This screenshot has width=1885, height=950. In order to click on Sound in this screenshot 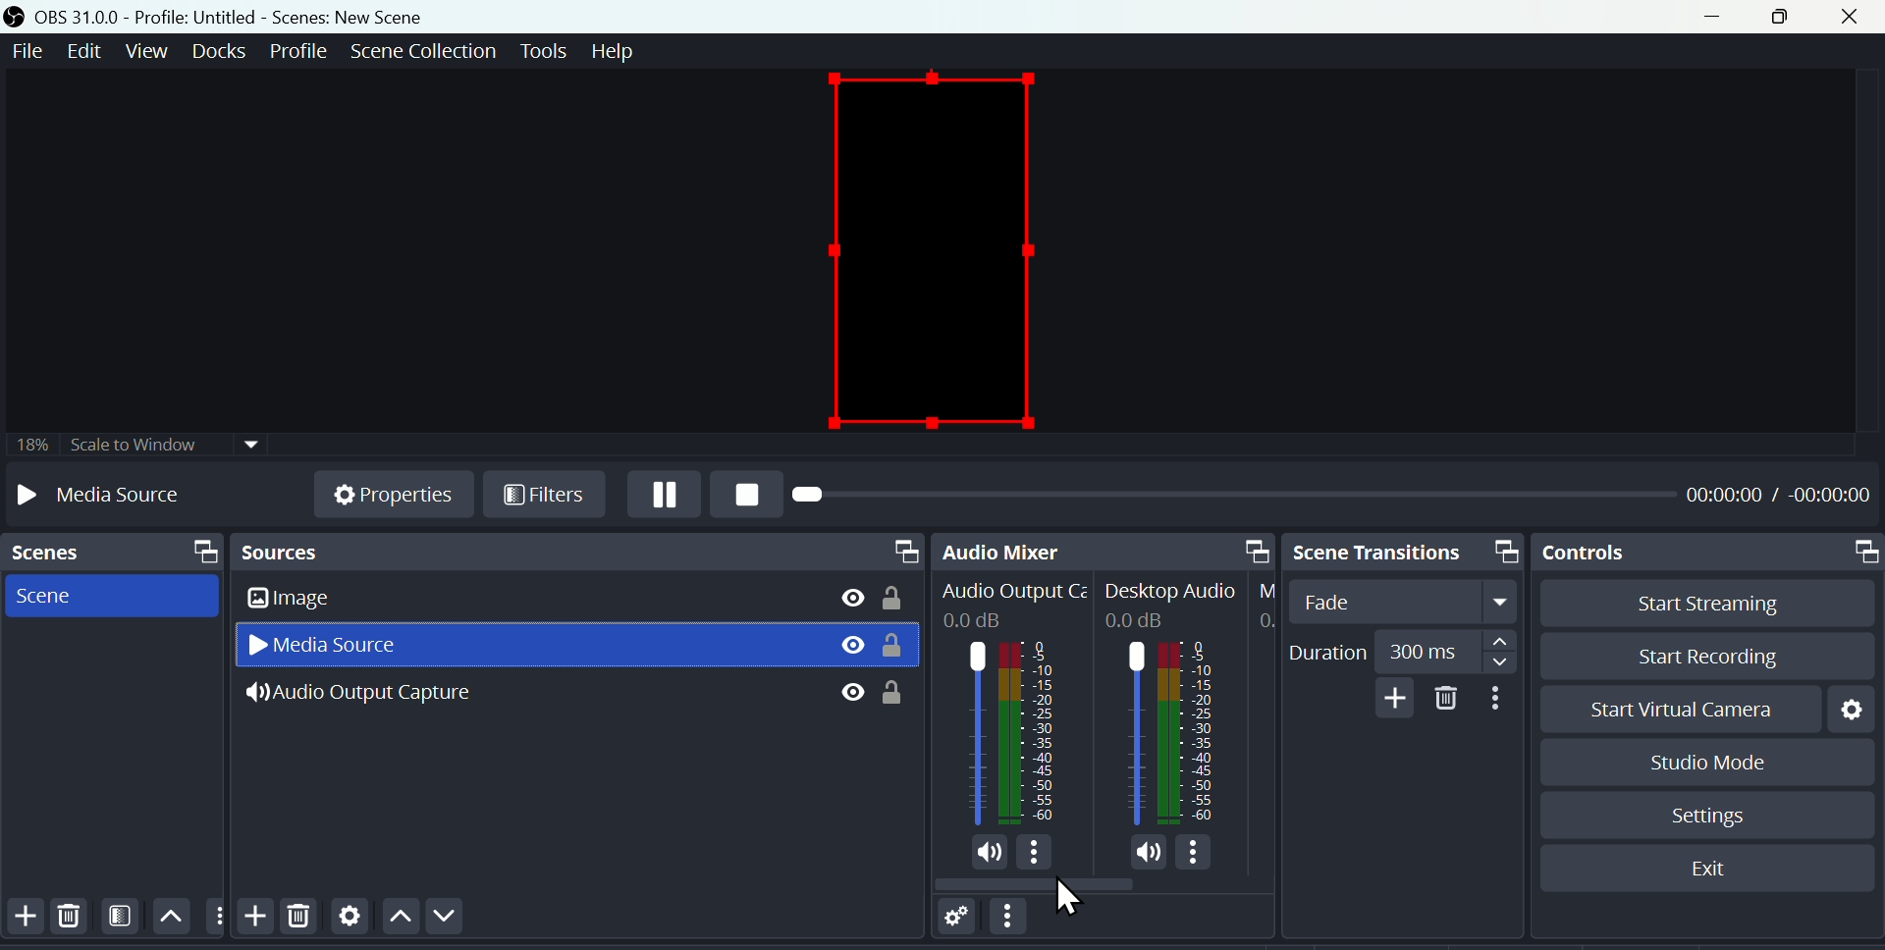, I will do `click(1149, 853)`.